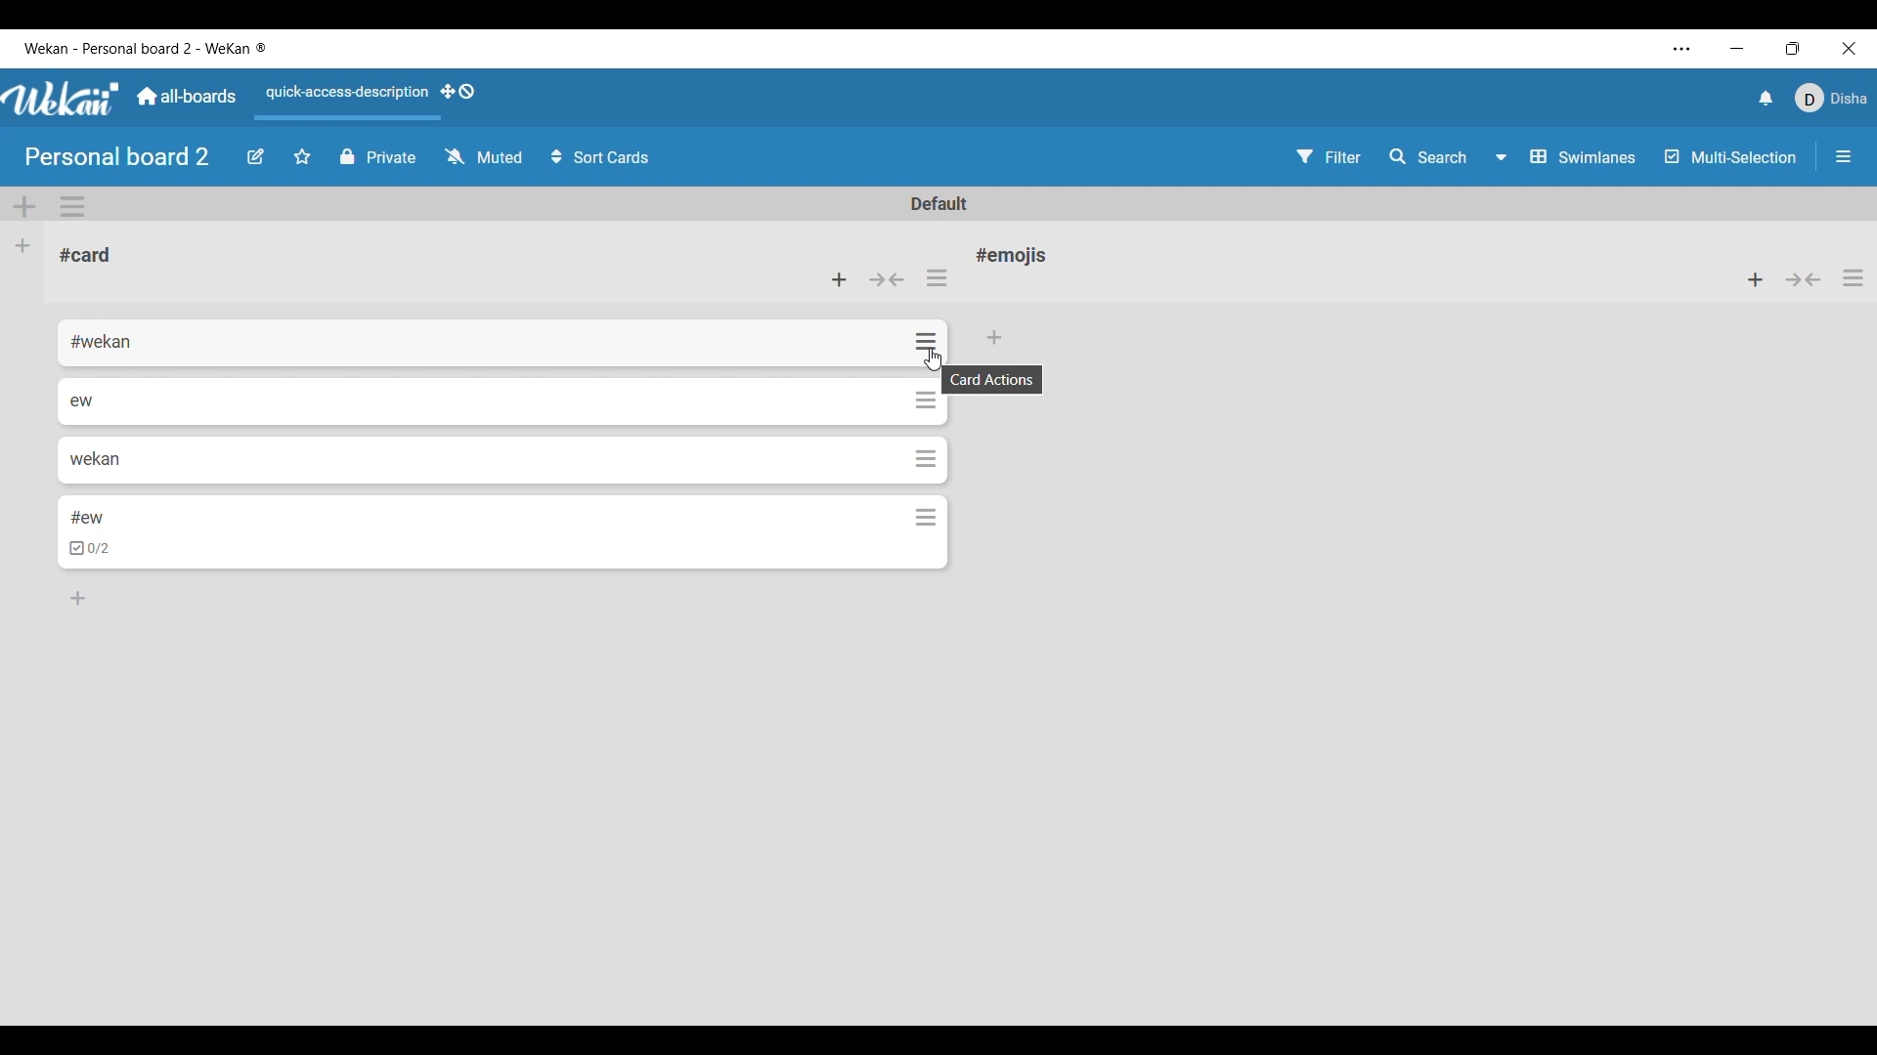 The width and height of the screenshot is (1877, 1055). Describe the element at coordinates (85, 255) in the screenshot. I see `Card name` at that location.